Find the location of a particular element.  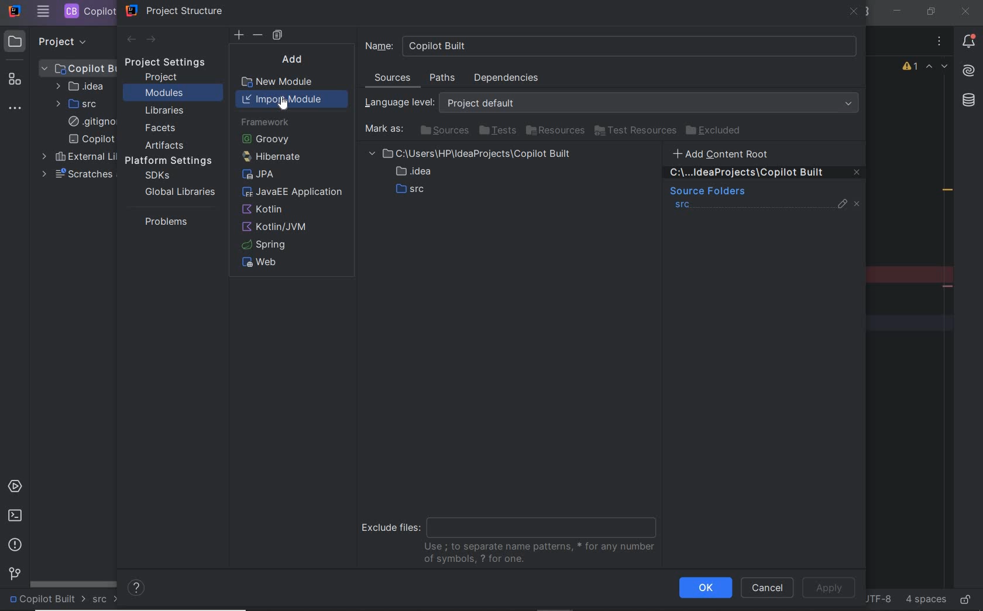

PROJECT FILE NAME is located at coordinates (88, 11).